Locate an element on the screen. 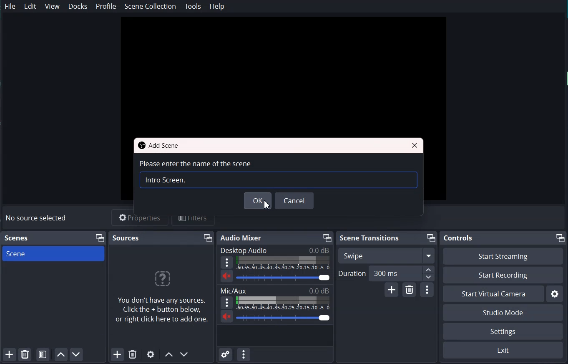 The height and width of the screenshot is (364, 568). View is located at coordinates (53, 6).